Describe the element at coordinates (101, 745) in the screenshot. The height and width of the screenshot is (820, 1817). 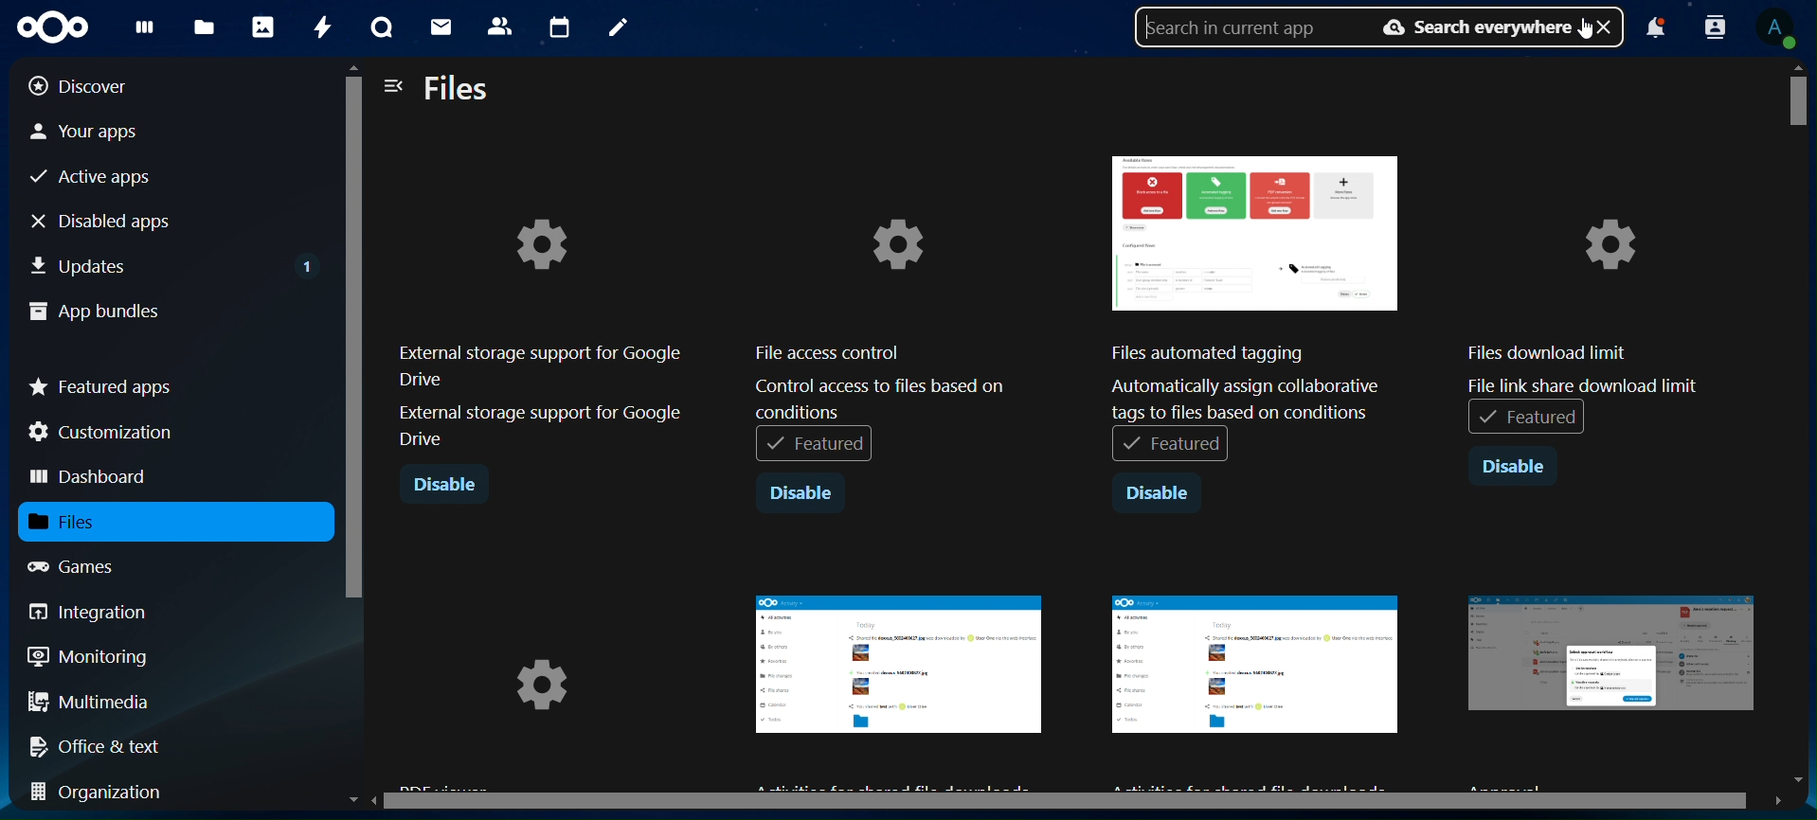
I see `office & text` at that location.